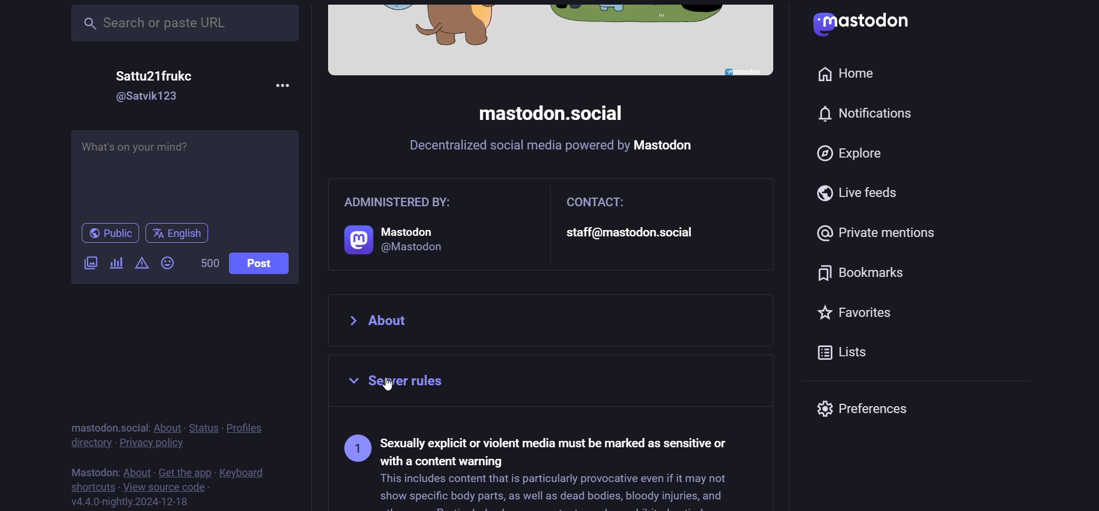  What do you see at coordinates (847, 71) in the screenshot?
I see `home` at bounding box center [847, 71].